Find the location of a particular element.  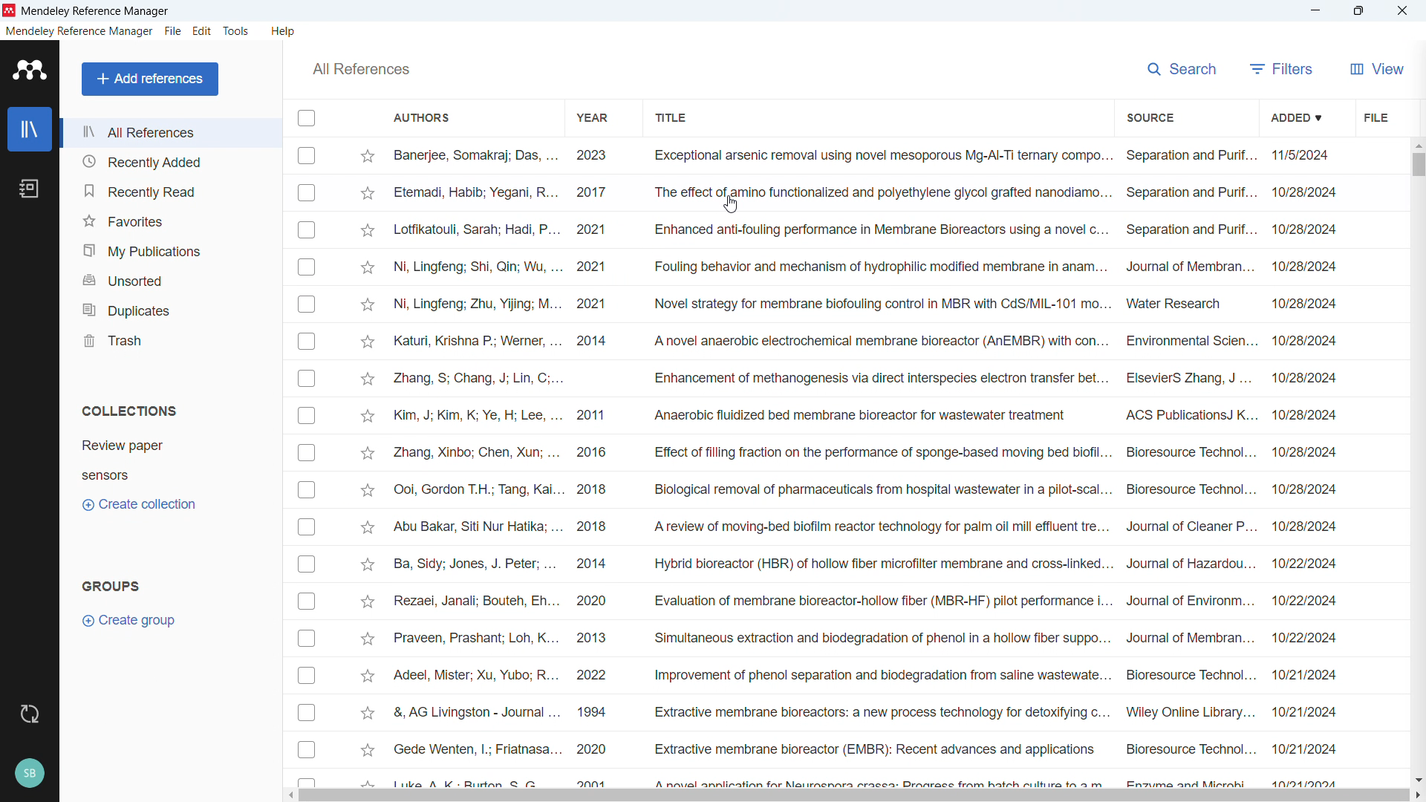

Cursor  is located at coordinates (732, 204).